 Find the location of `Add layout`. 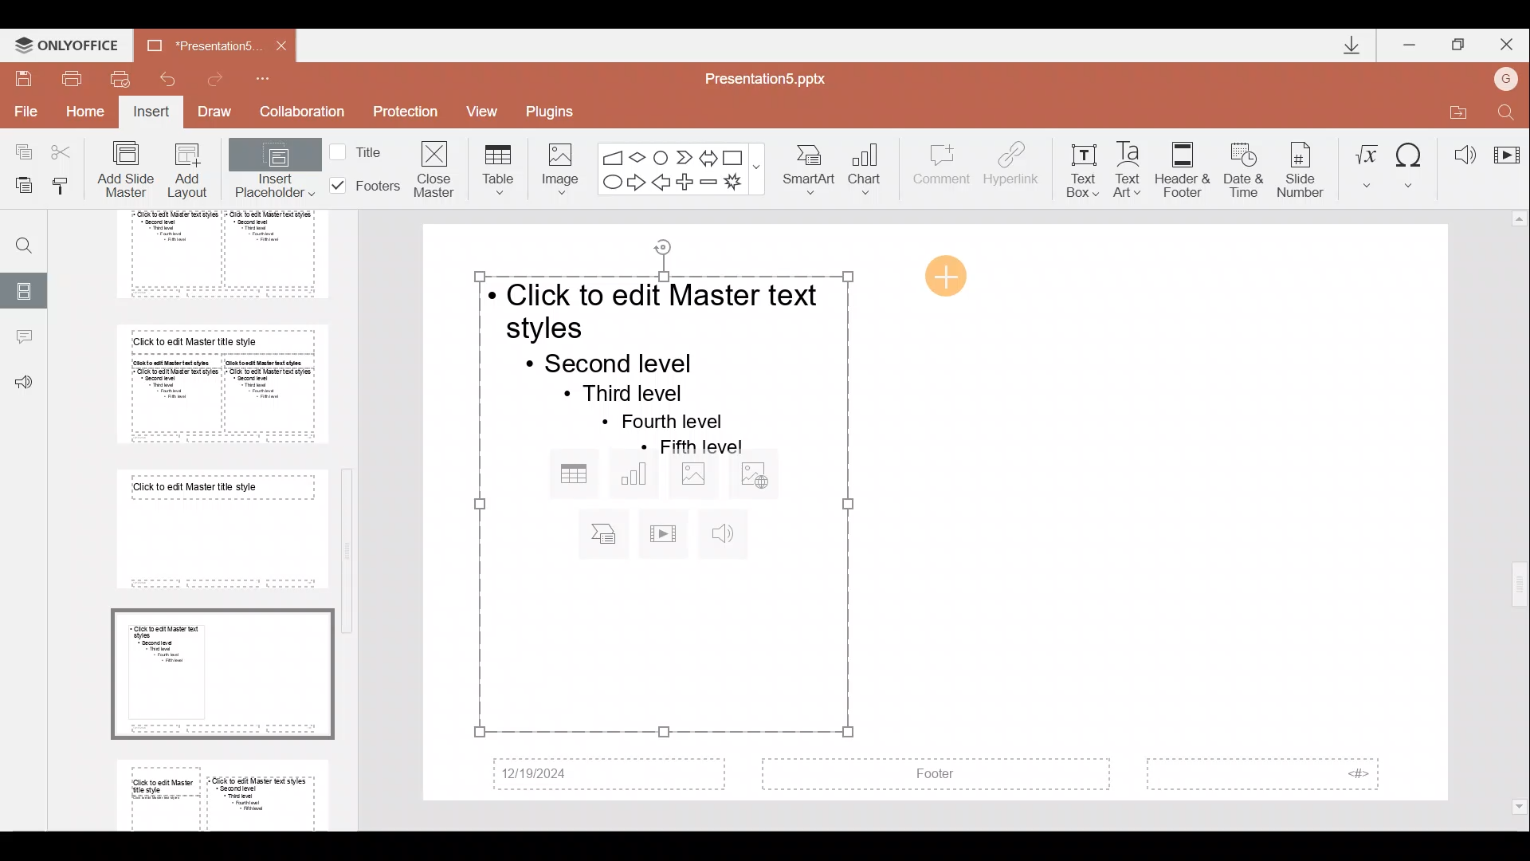

Add layout is located at coordinates (188, 174).